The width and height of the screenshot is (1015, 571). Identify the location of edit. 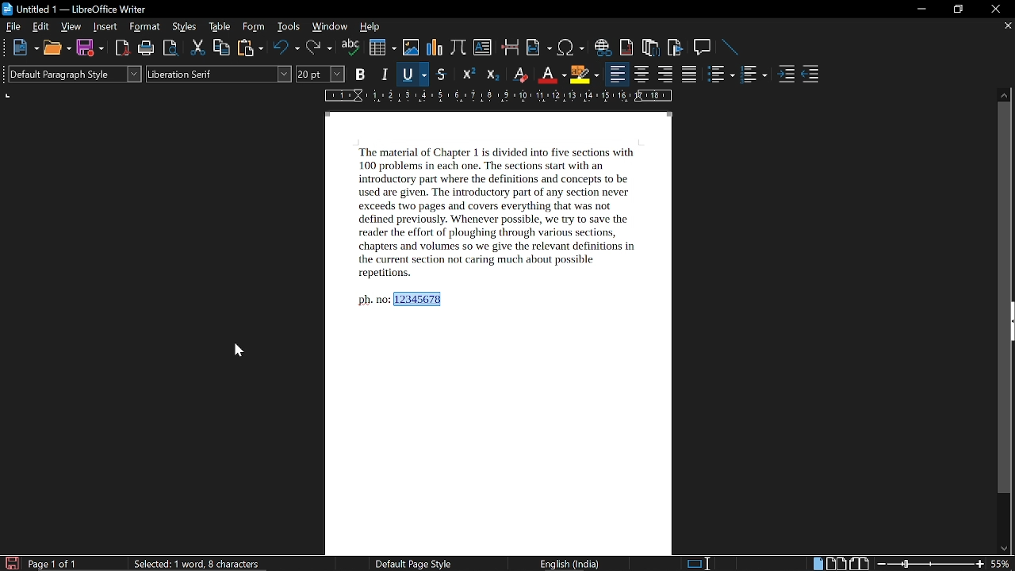
(41, 28).